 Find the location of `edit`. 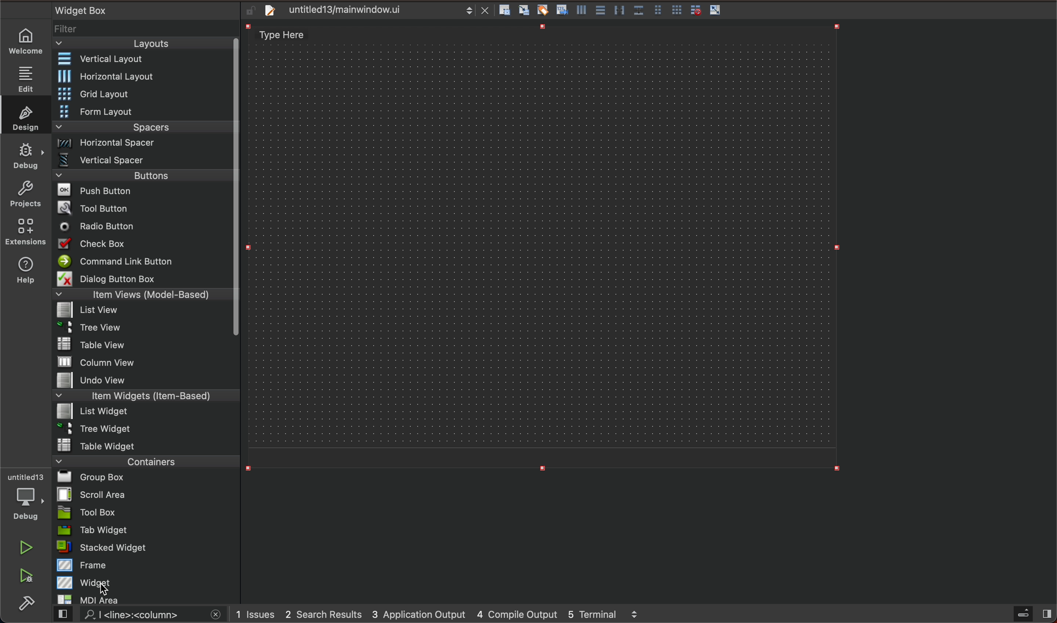

edit is located at coordinates (27, 76).